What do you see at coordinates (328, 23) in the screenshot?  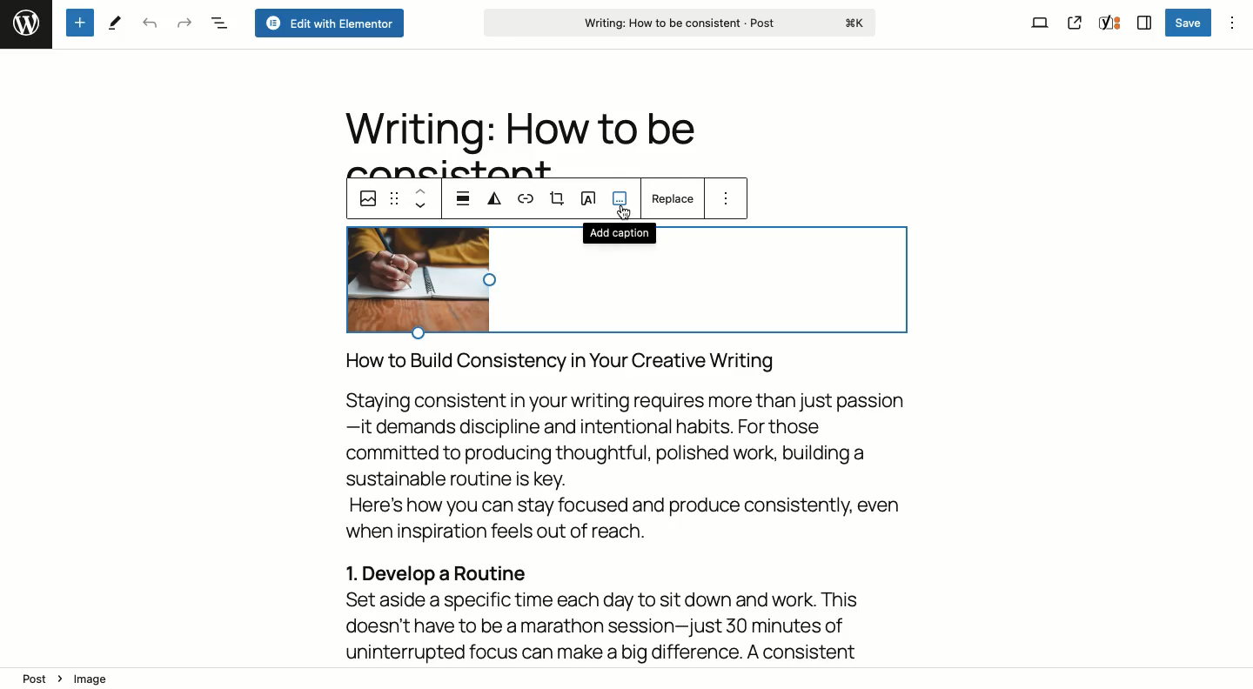 I see `Edit with elementor` at bounding box center [328, 23].